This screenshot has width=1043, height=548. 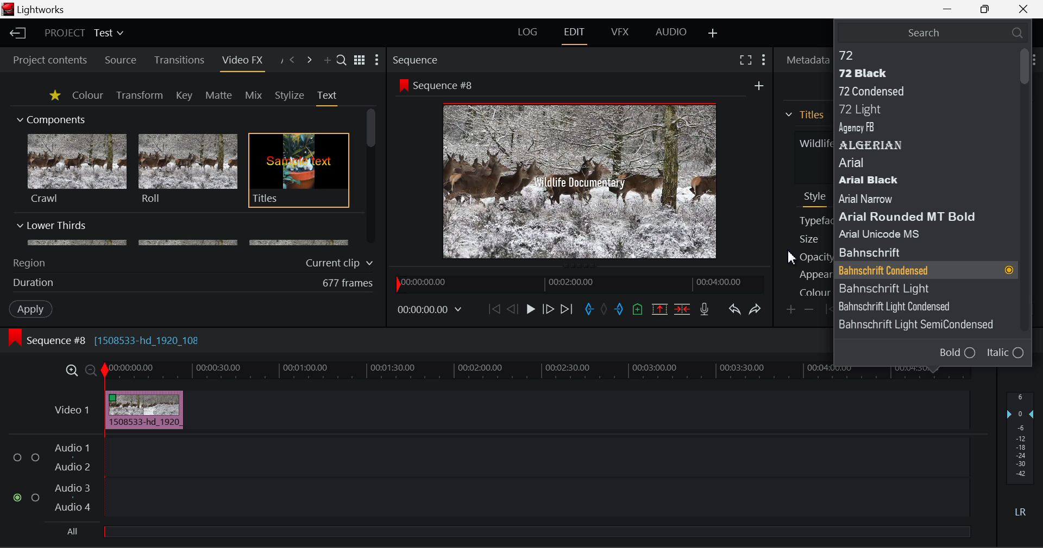 I want to click on Scroll Bar, so click(x=1027, y=202).